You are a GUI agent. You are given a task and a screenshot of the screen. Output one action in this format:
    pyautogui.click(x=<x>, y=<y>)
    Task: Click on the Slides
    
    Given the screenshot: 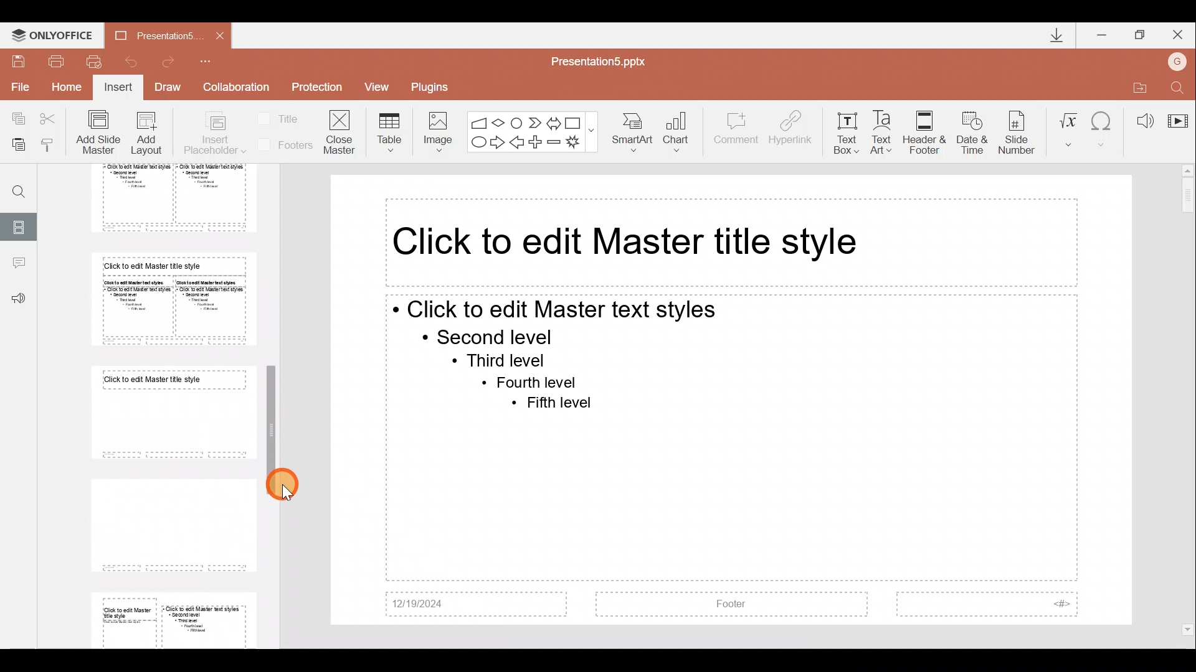 What is the action you would take?
    pyautogui.click(x=20, y=225)
    